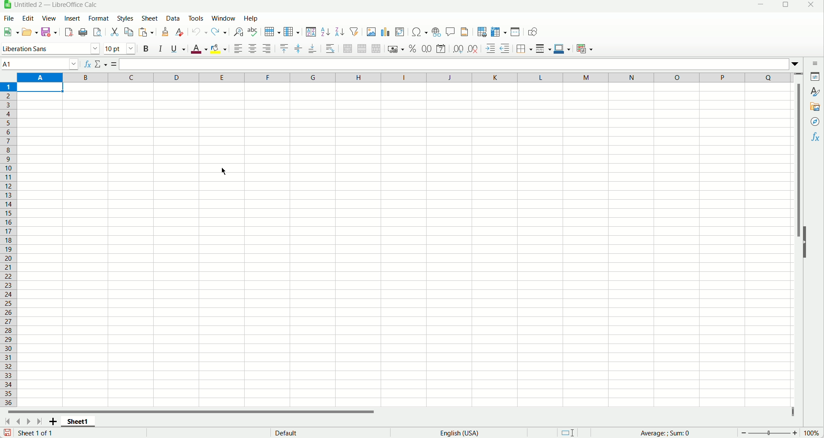 The height and width of the screenshot is (438, 824). I want to click on Select function, so click(102, 64).